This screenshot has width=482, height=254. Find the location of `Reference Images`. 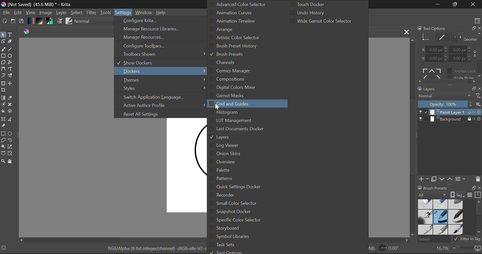

Reference Images is located at coordinates (3, 126).